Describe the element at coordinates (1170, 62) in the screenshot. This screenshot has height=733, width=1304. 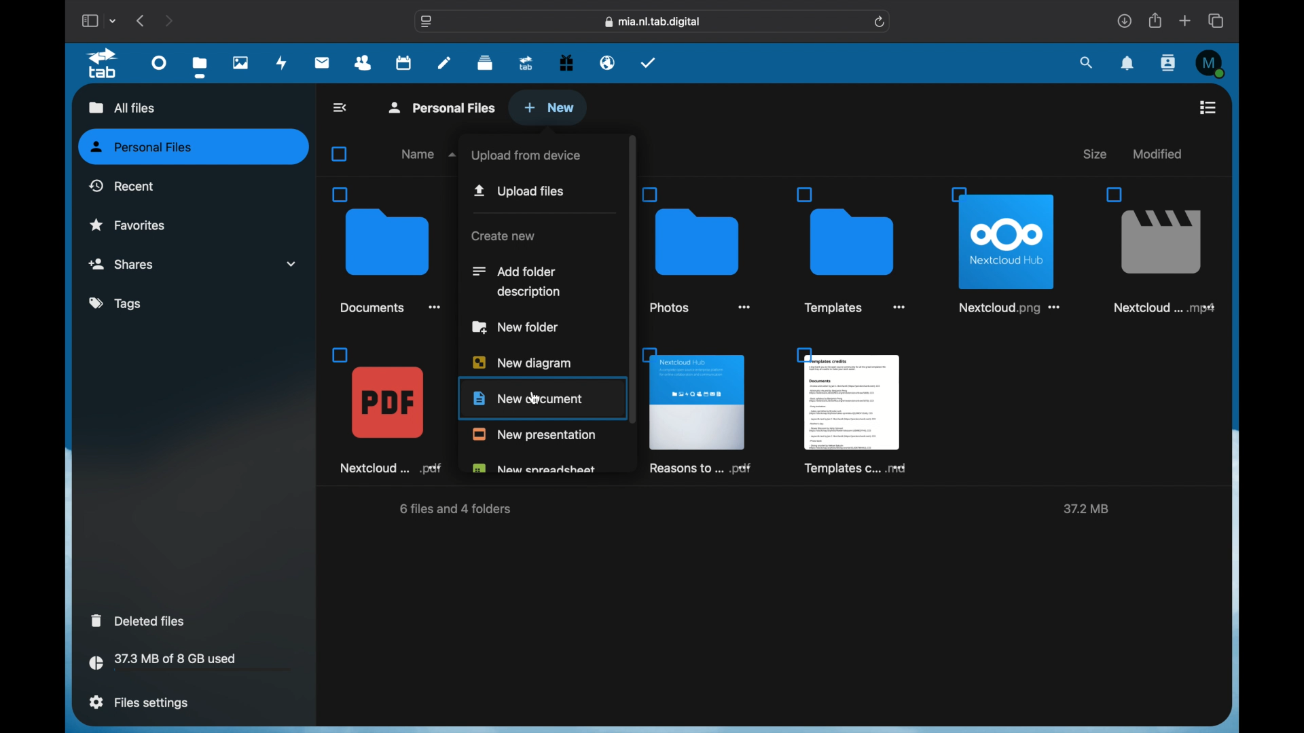
I see `contacts` at that location.